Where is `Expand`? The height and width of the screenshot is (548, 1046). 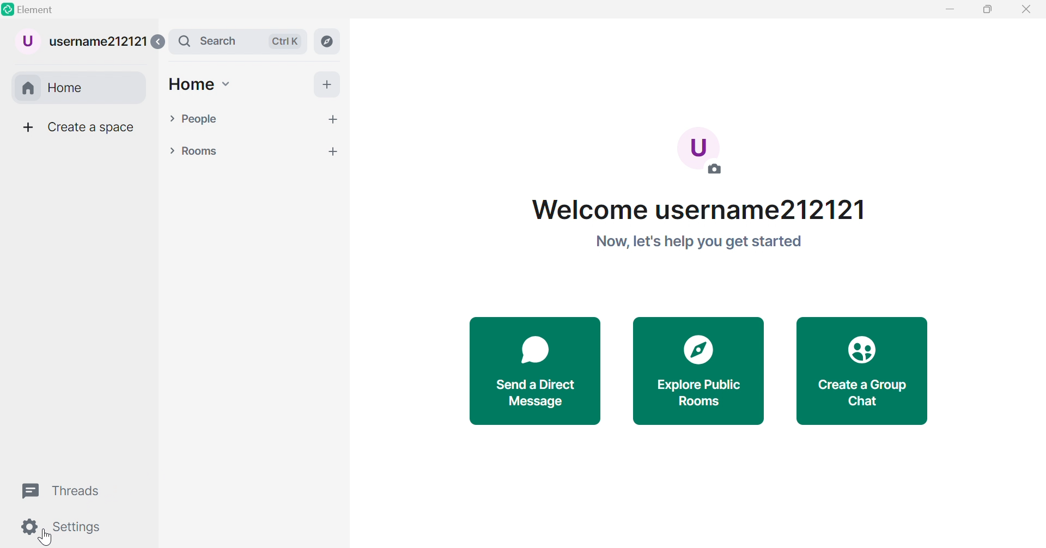
Expand is located at coordinates (157, 42).